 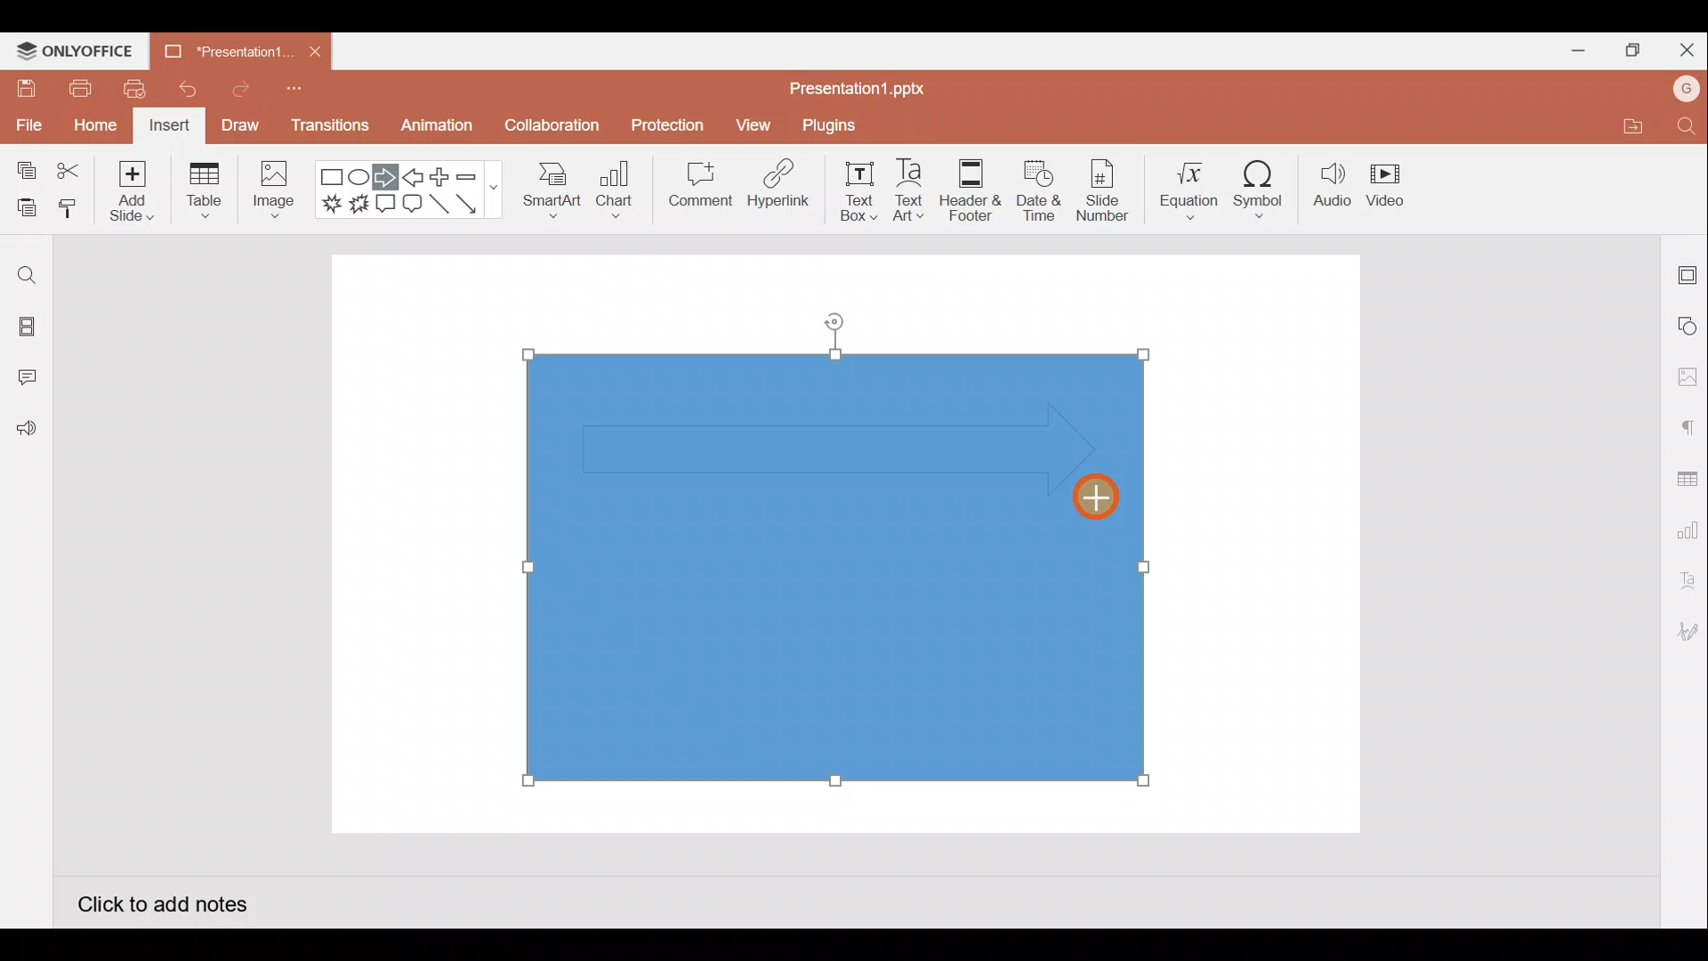 What do you see at coordinates (476, 175) in the screenshot?
I see `Minus` at bounding box center [476, 175].